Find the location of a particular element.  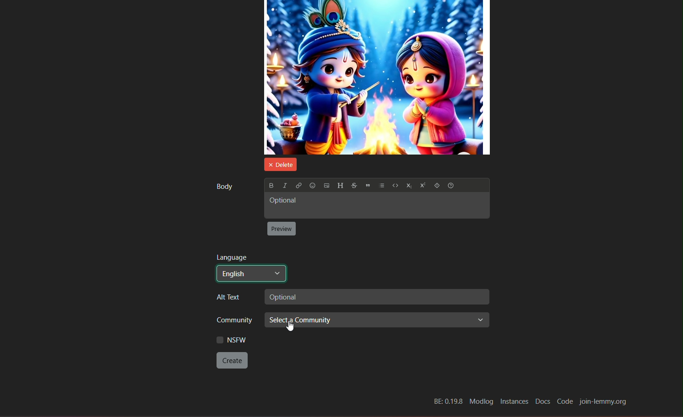

link is located at coordinates (298, 186).